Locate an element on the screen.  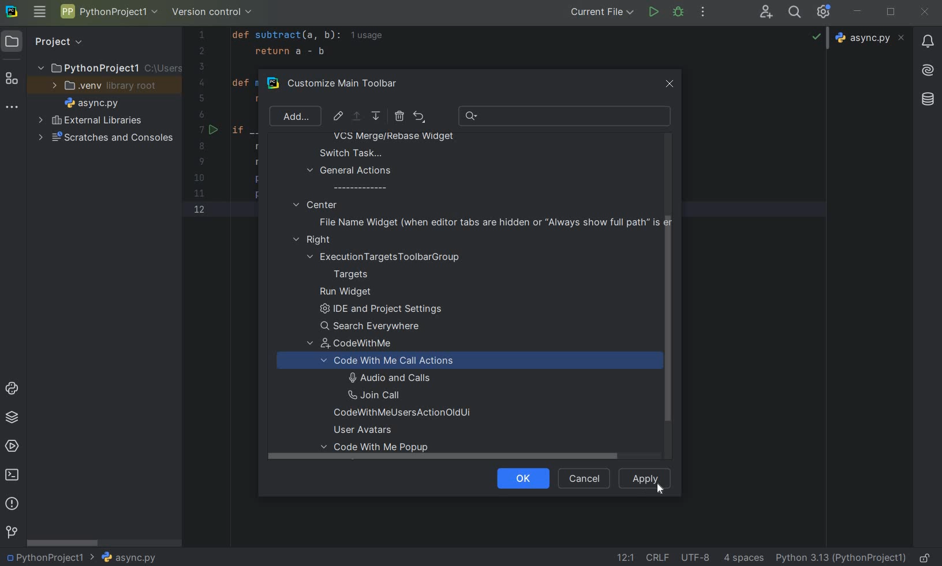
join call is located at coordinates (388, 395).